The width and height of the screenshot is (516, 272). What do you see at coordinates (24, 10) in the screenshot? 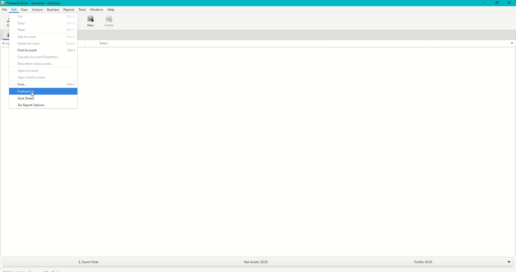
I see `View` at bounding box center [24, 10].